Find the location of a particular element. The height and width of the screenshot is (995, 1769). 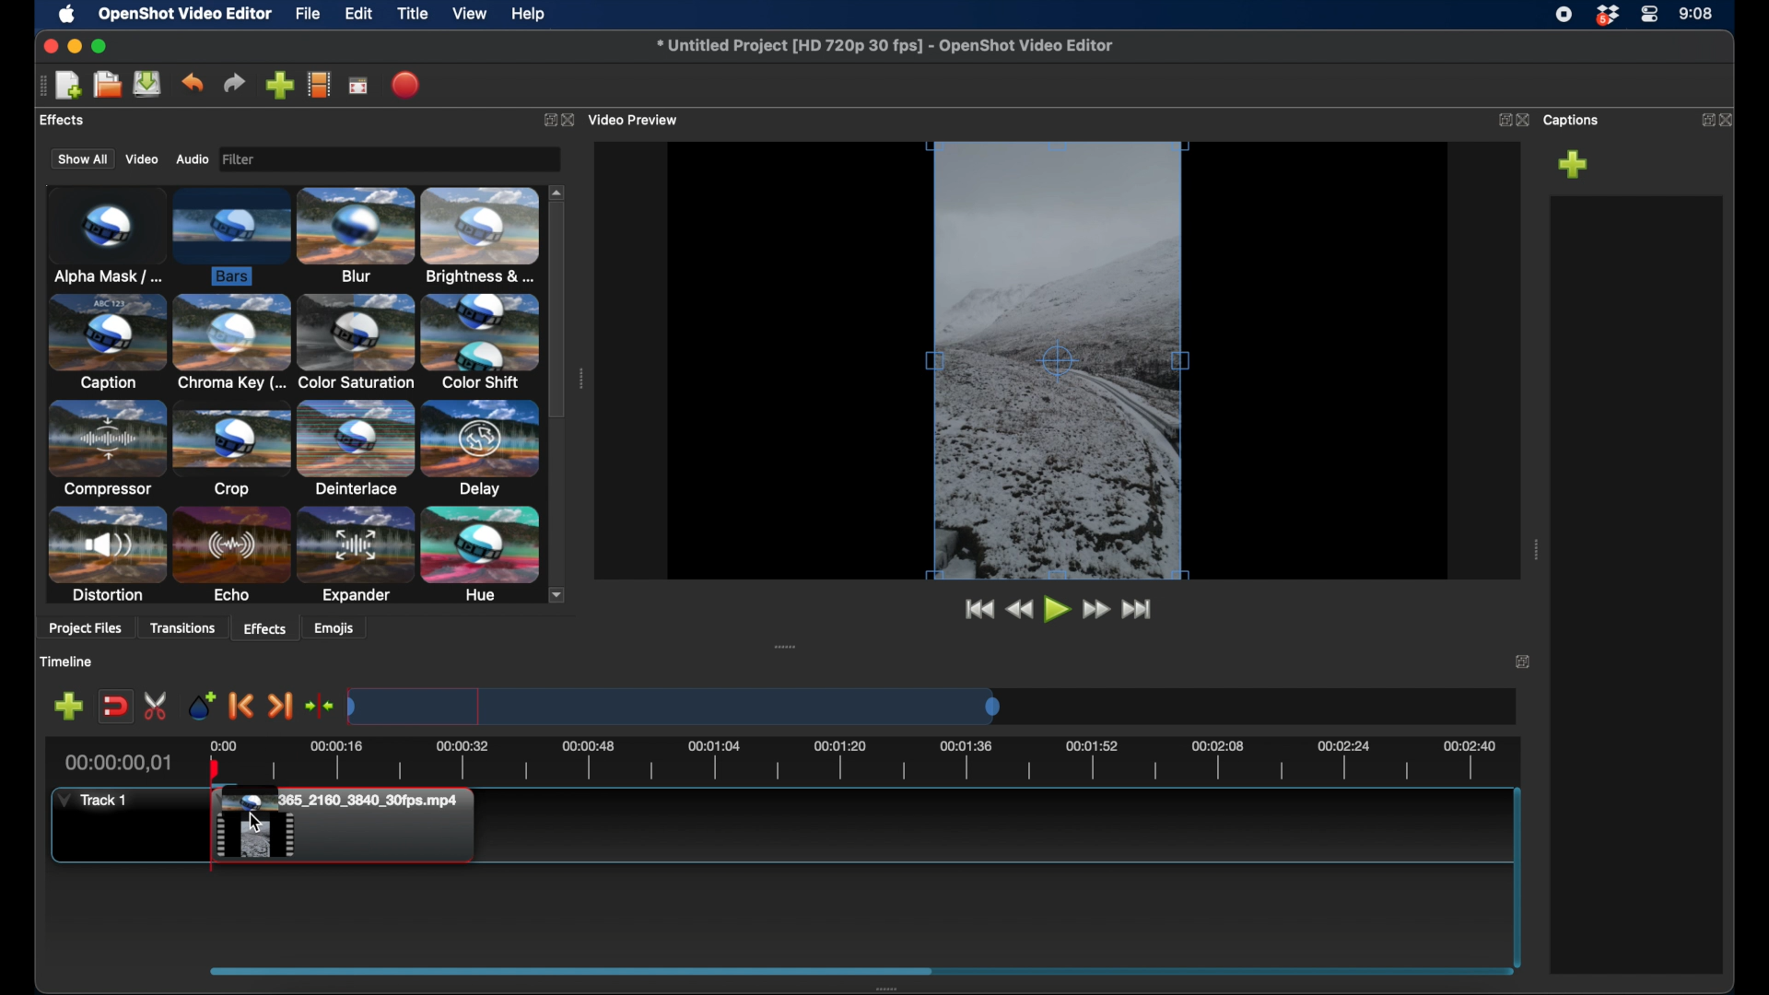

track 1 is located at coordinates (92, 799).